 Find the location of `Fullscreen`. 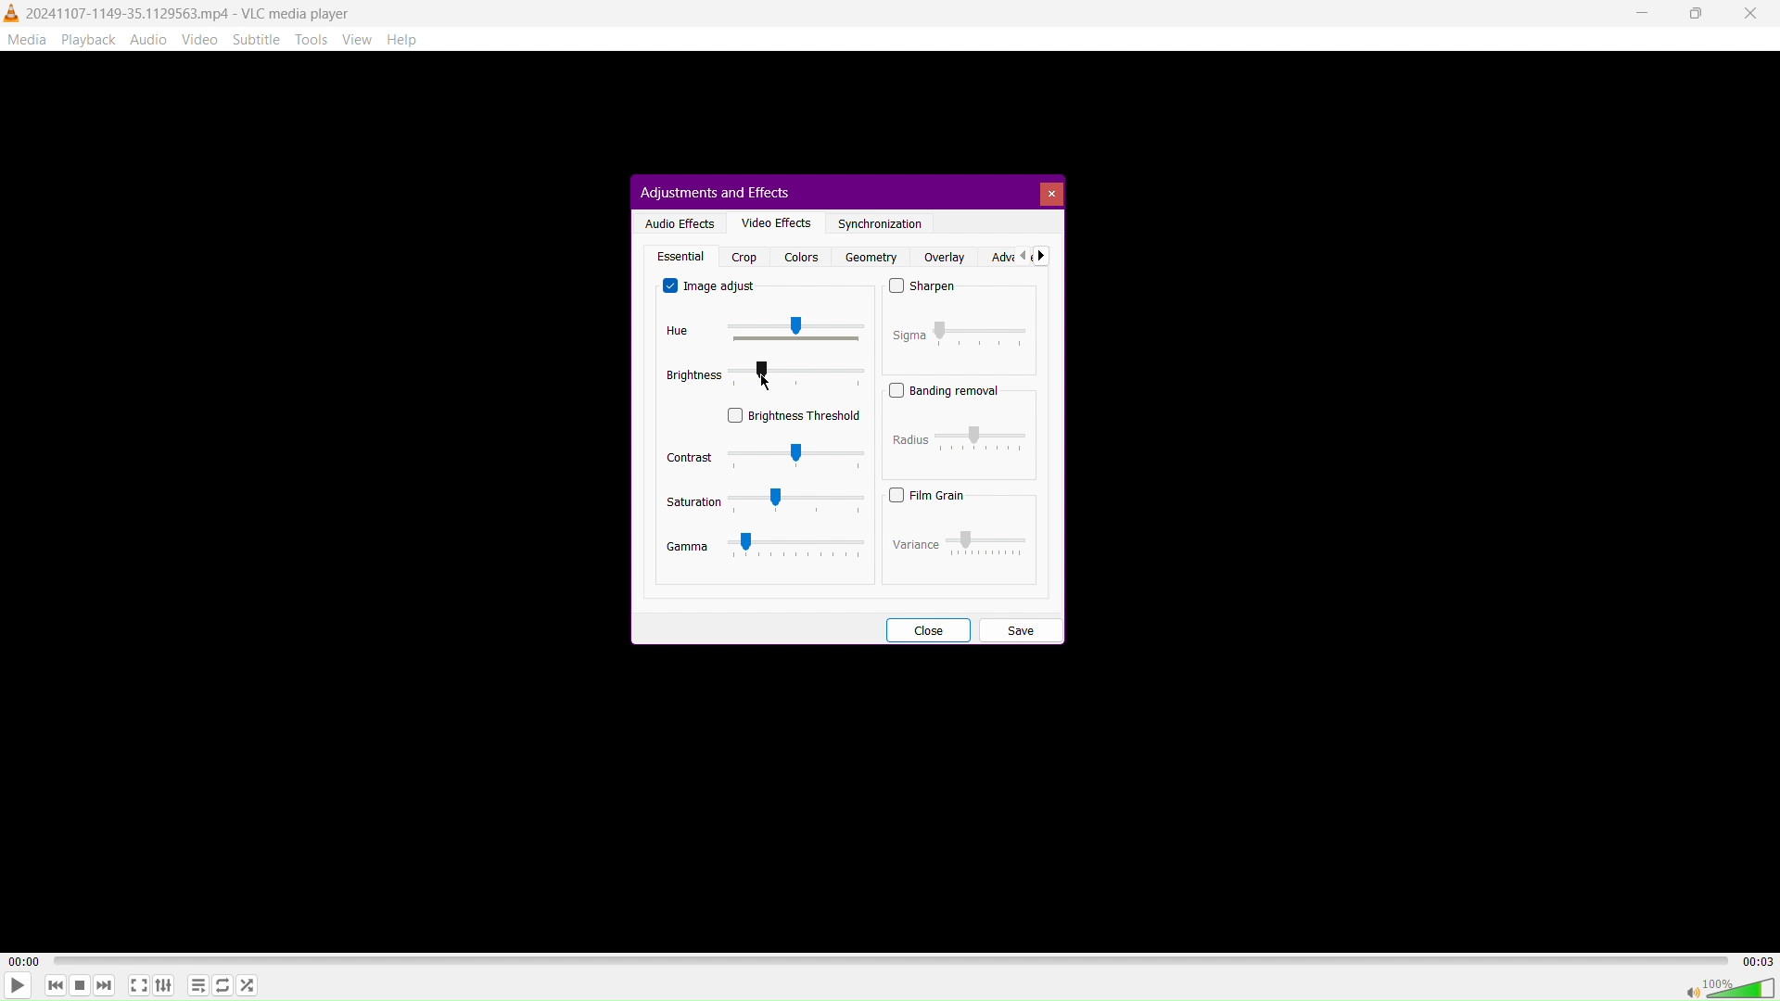

Fullscreen is located at coordinates (138, 985).